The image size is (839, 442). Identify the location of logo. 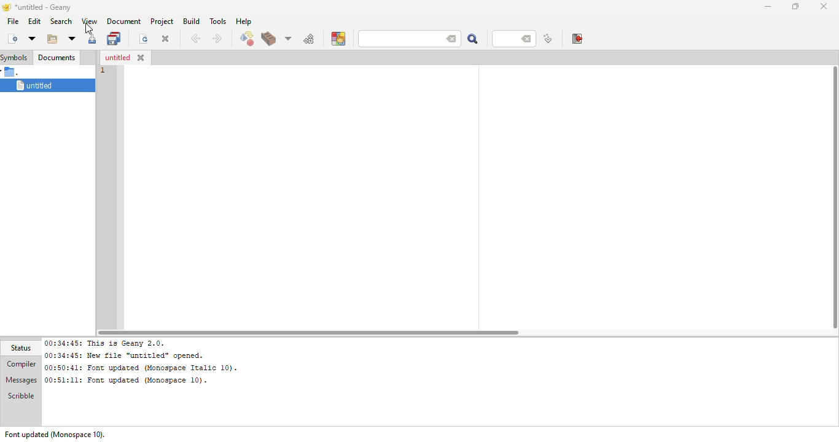
(6, 7).